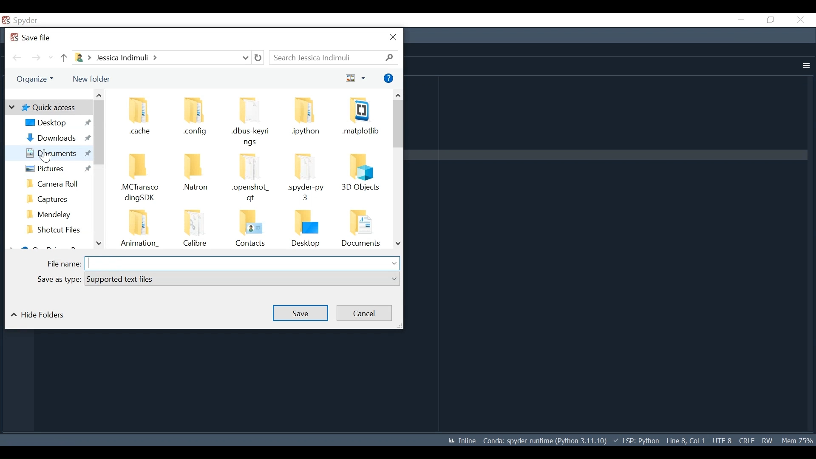 The height and width of the screenshot is (459, 816). What do you see at coordinates (544, 441) in the screenshot?
I see `Conda Environment Indicator` at bounding box center [544, 441].